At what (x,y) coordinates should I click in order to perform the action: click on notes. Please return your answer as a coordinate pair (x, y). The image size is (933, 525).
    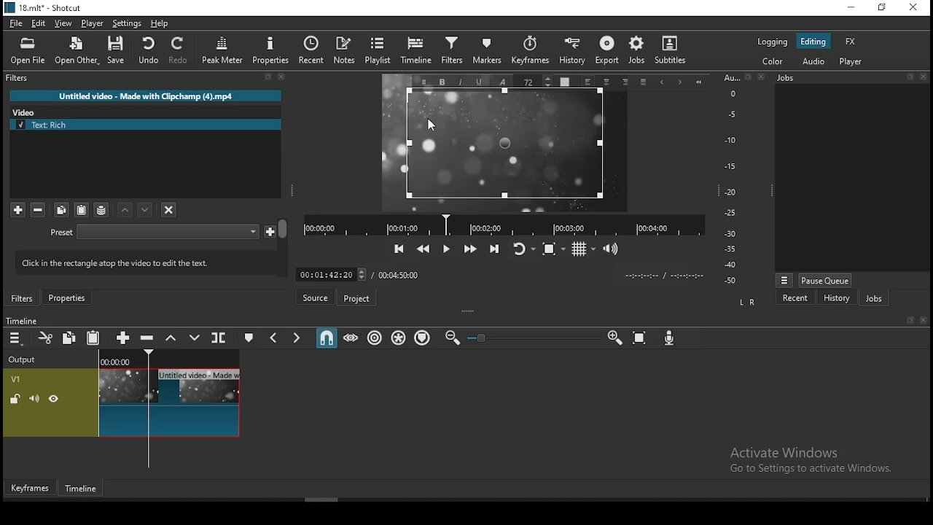
    Looking at the image, I should click on (345, 51).